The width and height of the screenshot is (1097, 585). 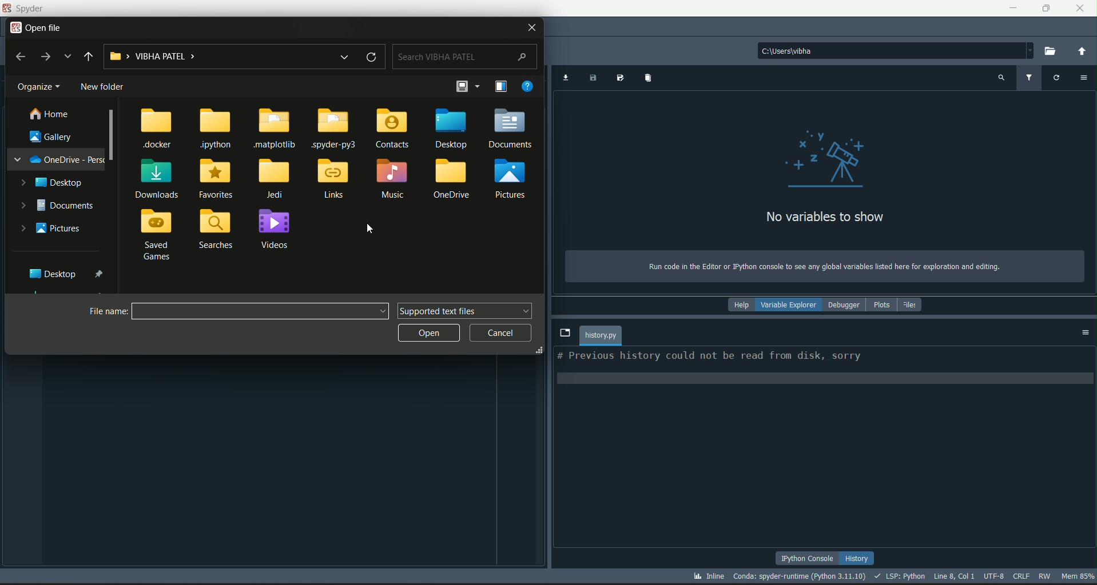 What do you see at coordinates (565, 79) in the screenshot?
I see `import data` at bounding box center [565, 79].